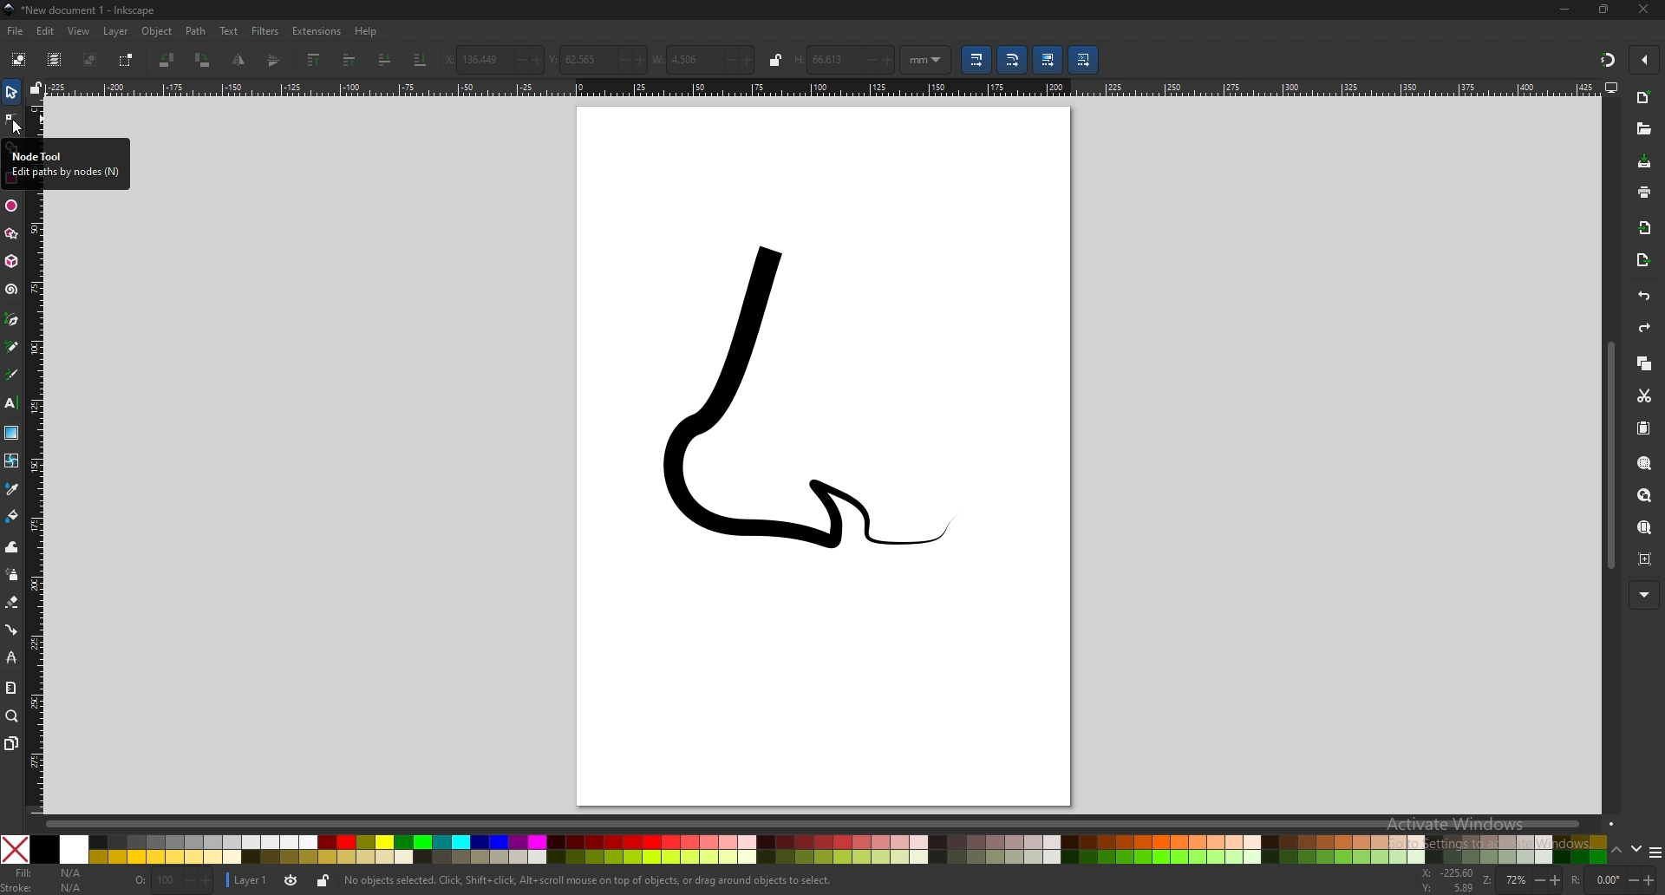 This screenshot has width=1665, height=895. I want to click on export, so click(1644, 259).